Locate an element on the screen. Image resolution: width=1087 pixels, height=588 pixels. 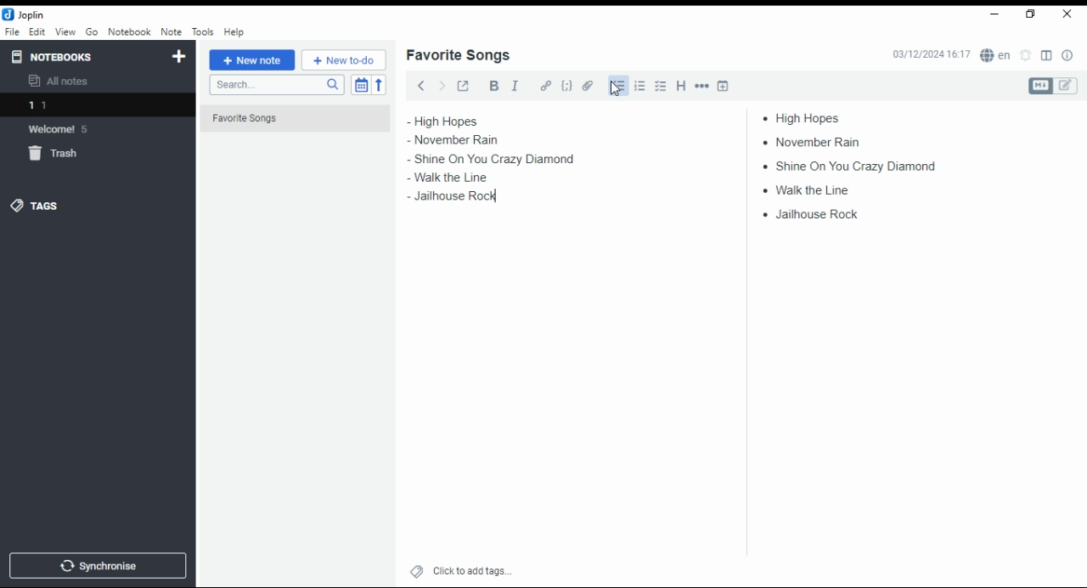
high hopes is located at coordinates (809, 118).